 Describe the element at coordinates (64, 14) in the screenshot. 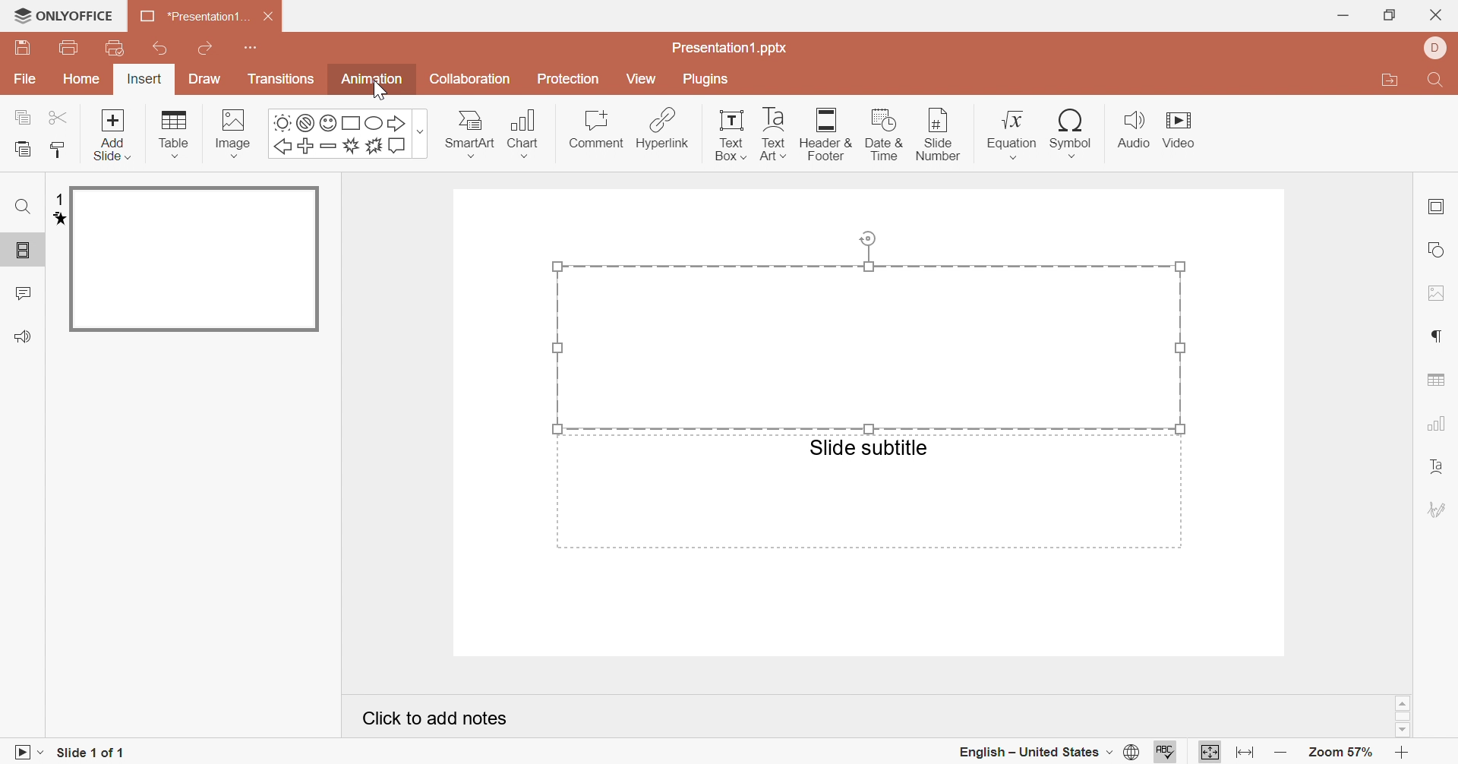

I see `ONLYOFFICE` at that location.